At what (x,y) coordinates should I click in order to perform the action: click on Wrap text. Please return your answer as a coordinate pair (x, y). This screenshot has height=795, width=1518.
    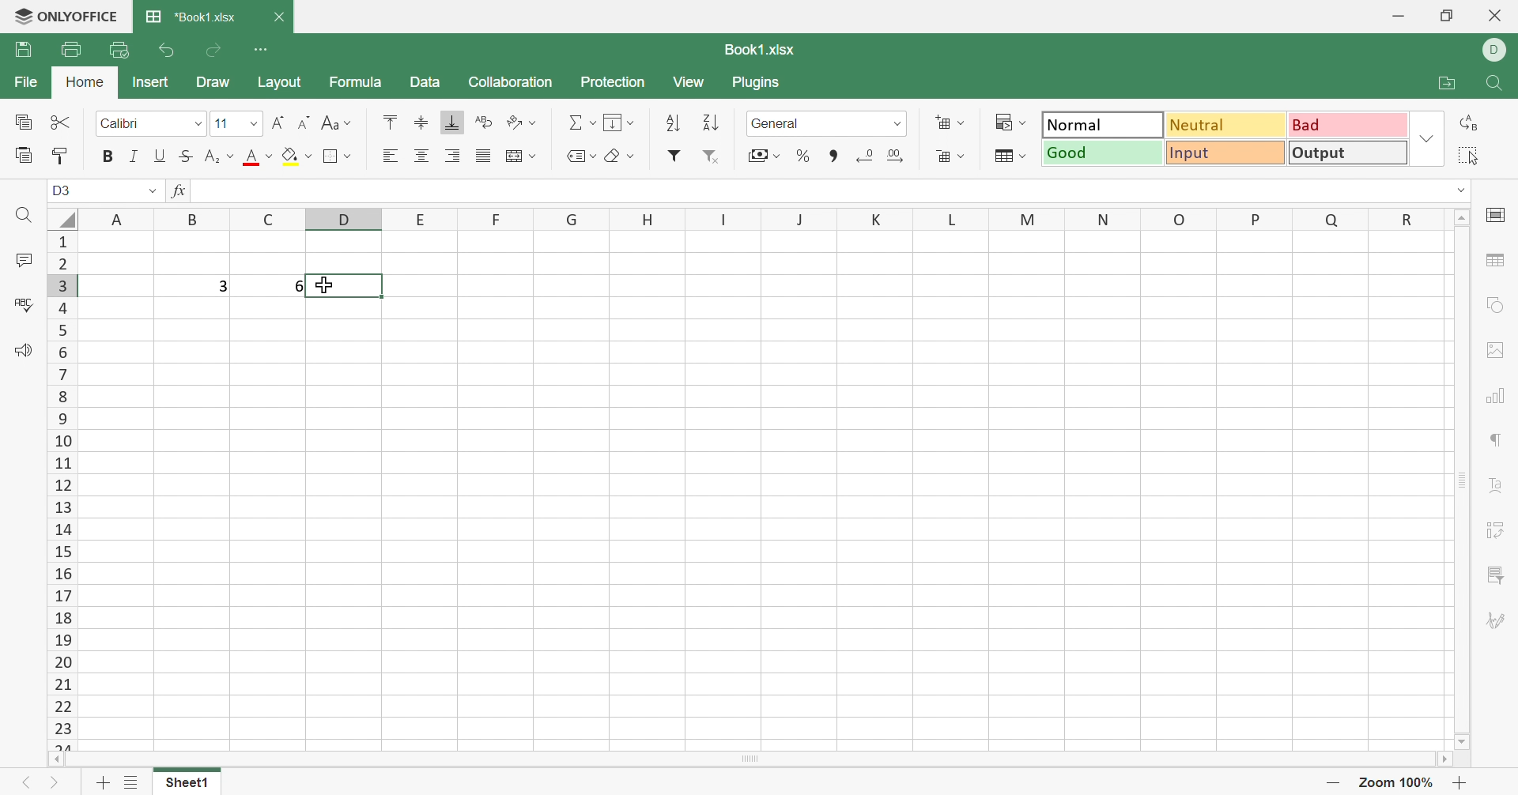
    Looking at the image, I should click on (480, 122).